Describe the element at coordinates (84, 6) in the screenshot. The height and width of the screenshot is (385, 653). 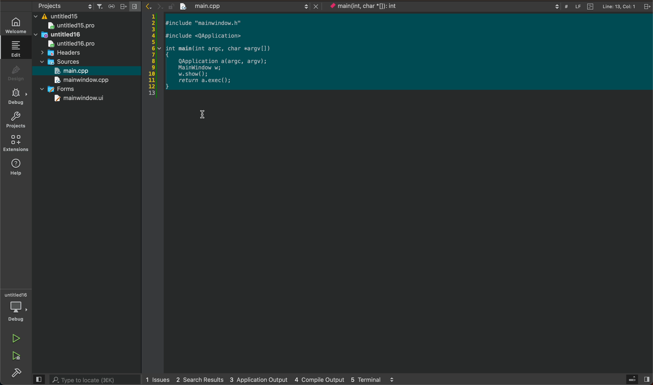
I see `project settings ` at that location.